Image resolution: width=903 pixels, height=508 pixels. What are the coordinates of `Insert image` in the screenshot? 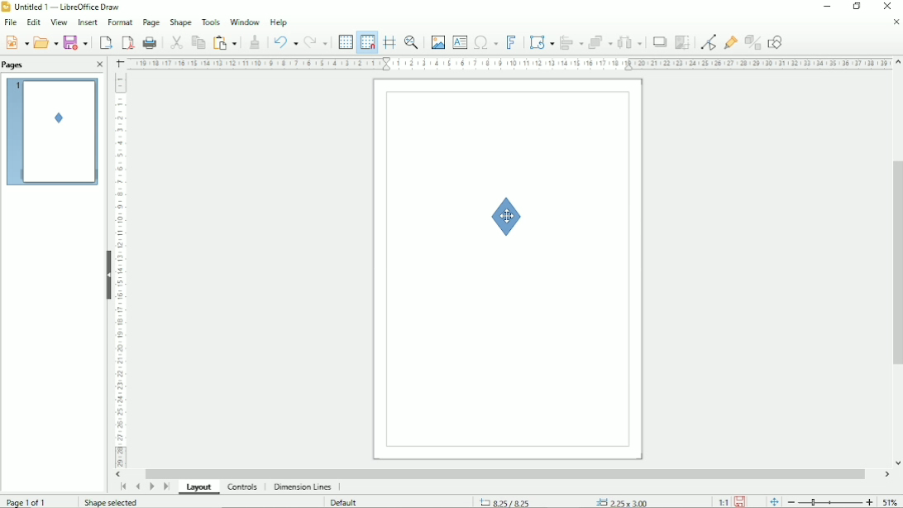 It's located at (437, 42).